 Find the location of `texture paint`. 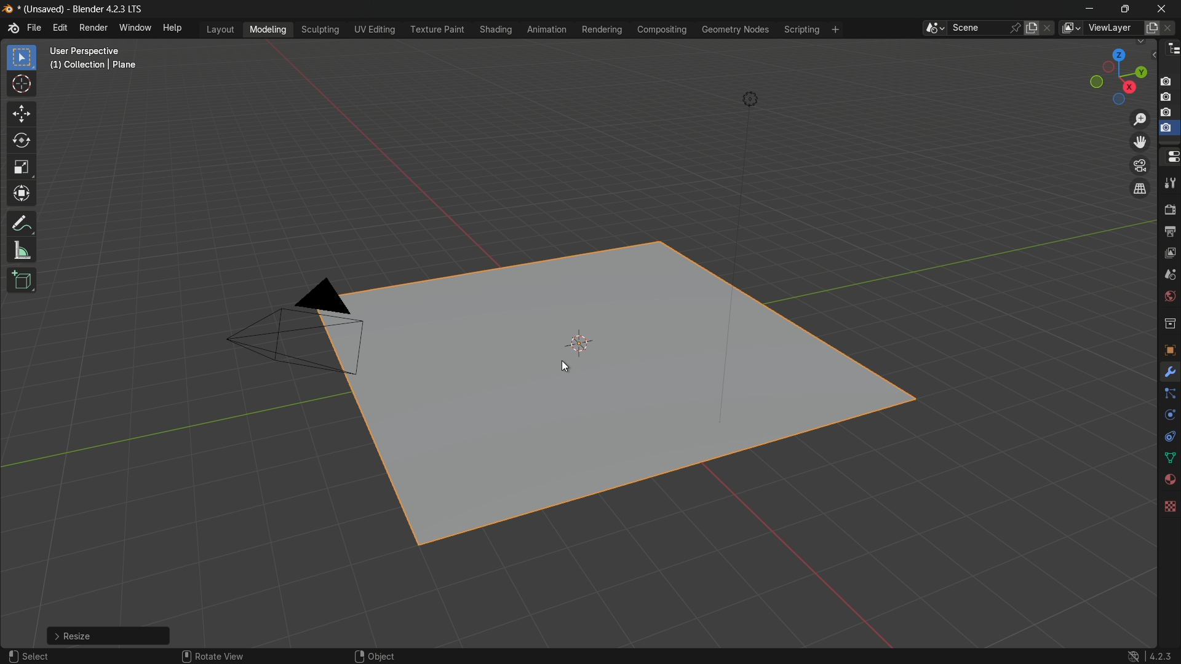

texture paint is located at coordinates (437, 30).